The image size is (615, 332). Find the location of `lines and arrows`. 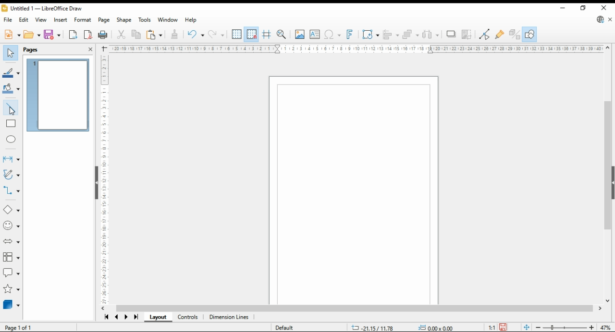

lines and arrows is located at coordinates (11, 159).